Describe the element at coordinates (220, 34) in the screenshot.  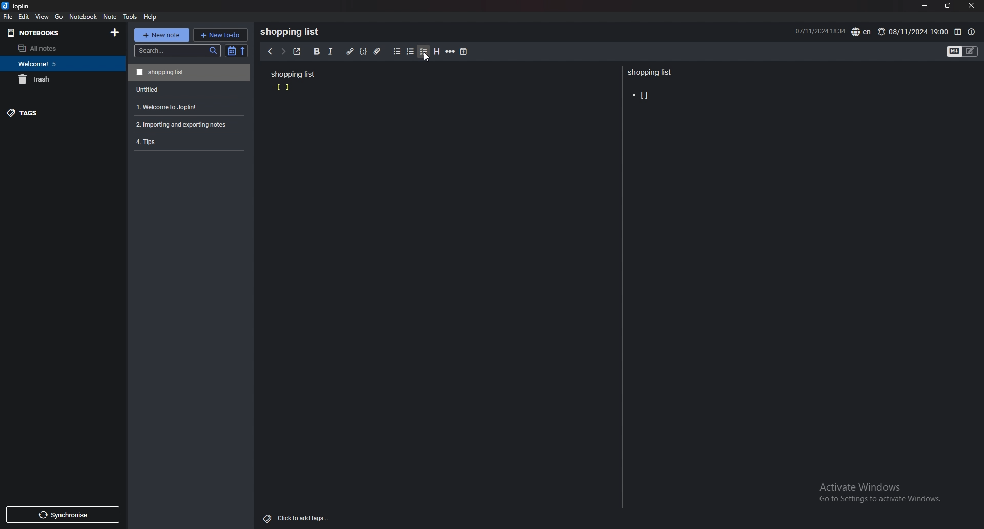
I see `new todo` at that location.